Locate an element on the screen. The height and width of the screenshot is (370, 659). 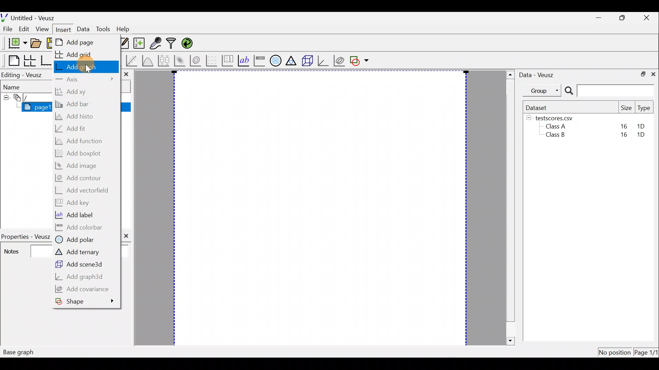
Properties - Veusz is located at coordinates (25, 235).